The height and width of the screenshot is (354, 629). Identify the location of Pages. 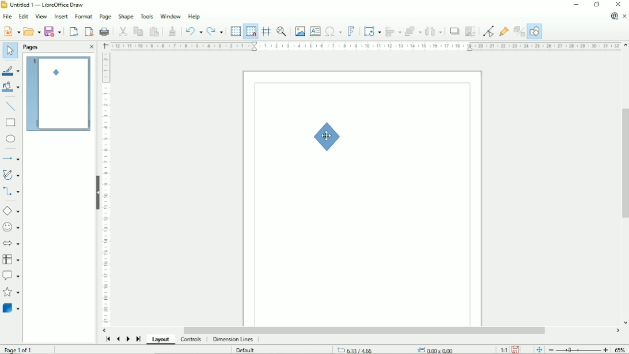
(32, 47).